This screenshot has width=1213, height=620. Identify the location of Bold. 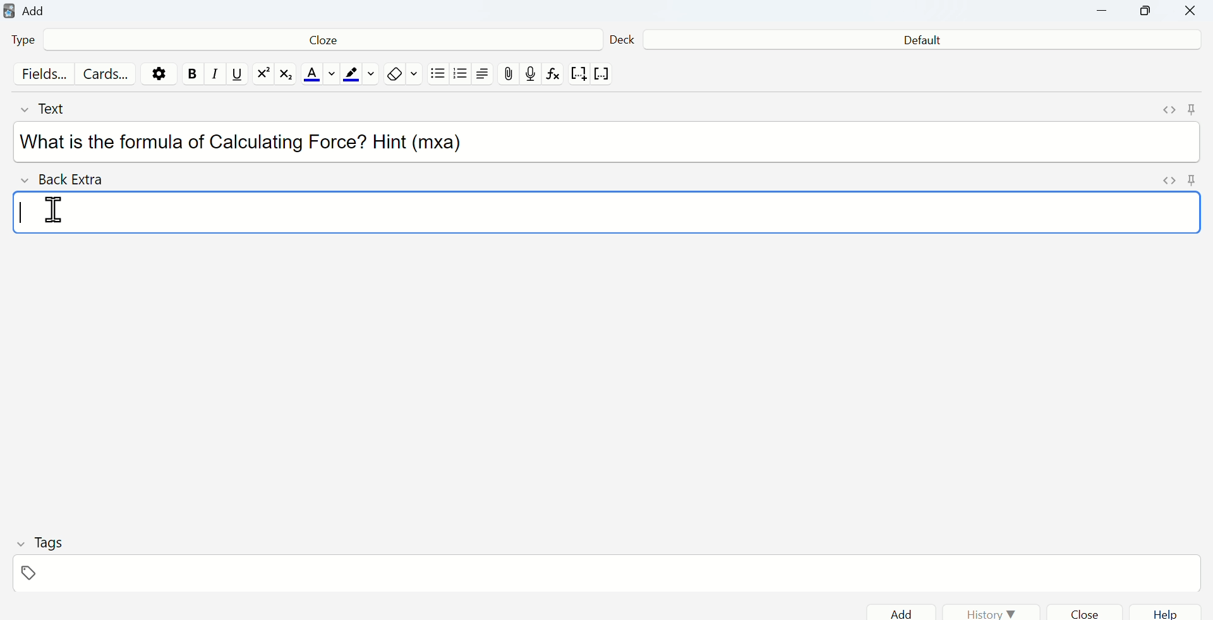
(192, 74).